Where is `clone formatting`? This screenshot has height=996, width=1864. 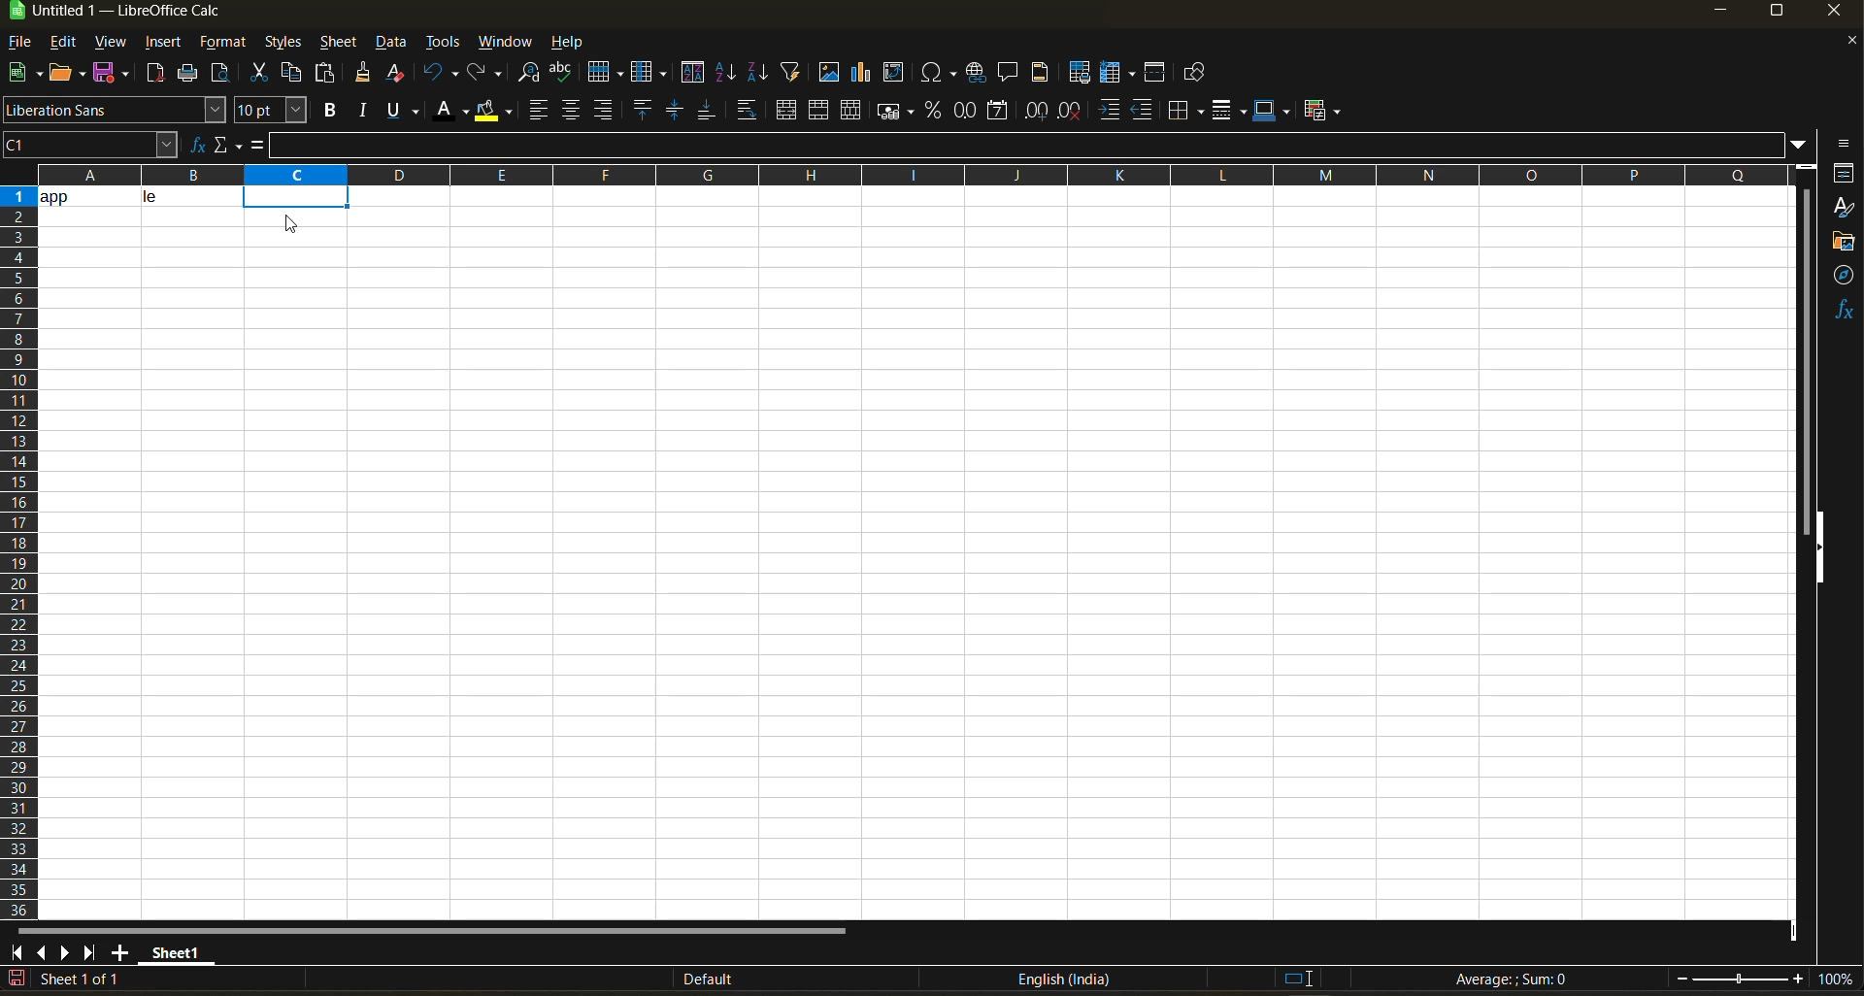 clone formatting is located at coordinates (364, 76).